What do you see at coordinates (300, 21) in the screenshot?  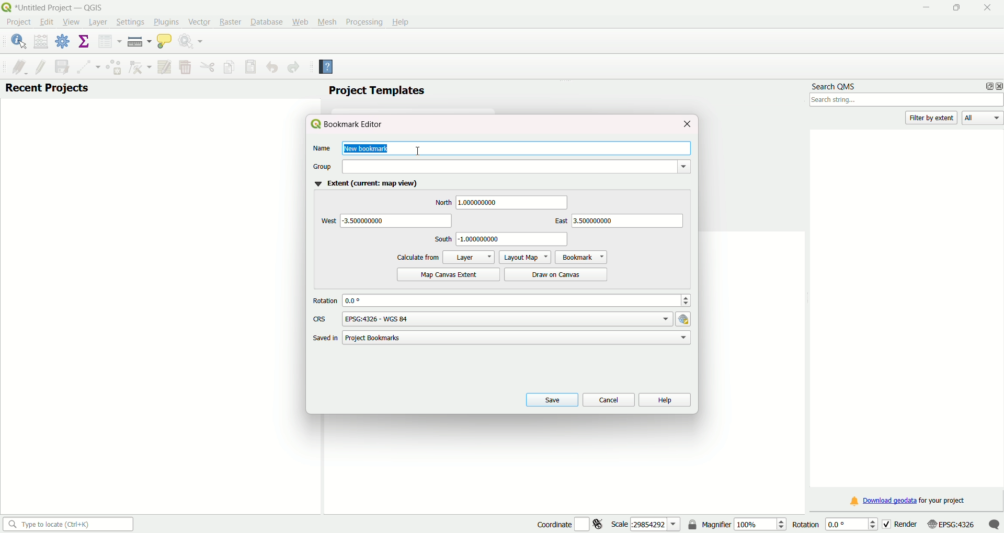 I see `Web` at bounding box center [300, 21].